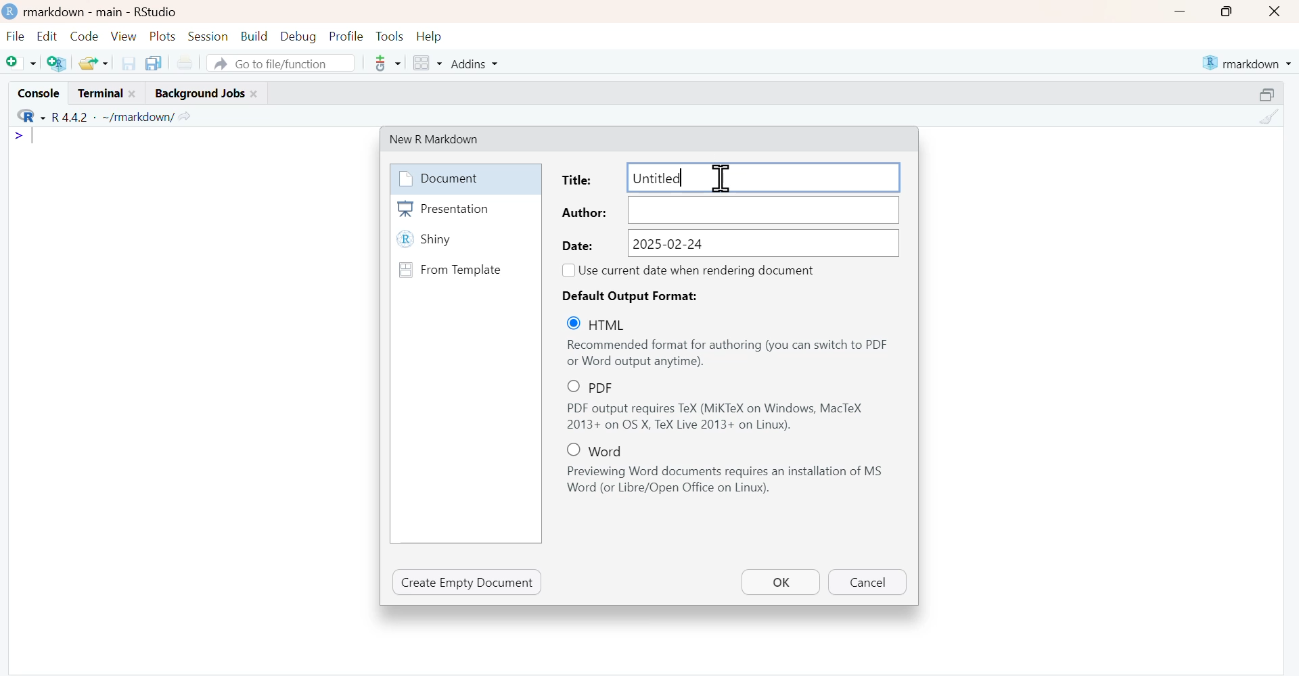  Describe the element at coordinates (128, 63) in the screenshot. I see `Save current document` at that location.